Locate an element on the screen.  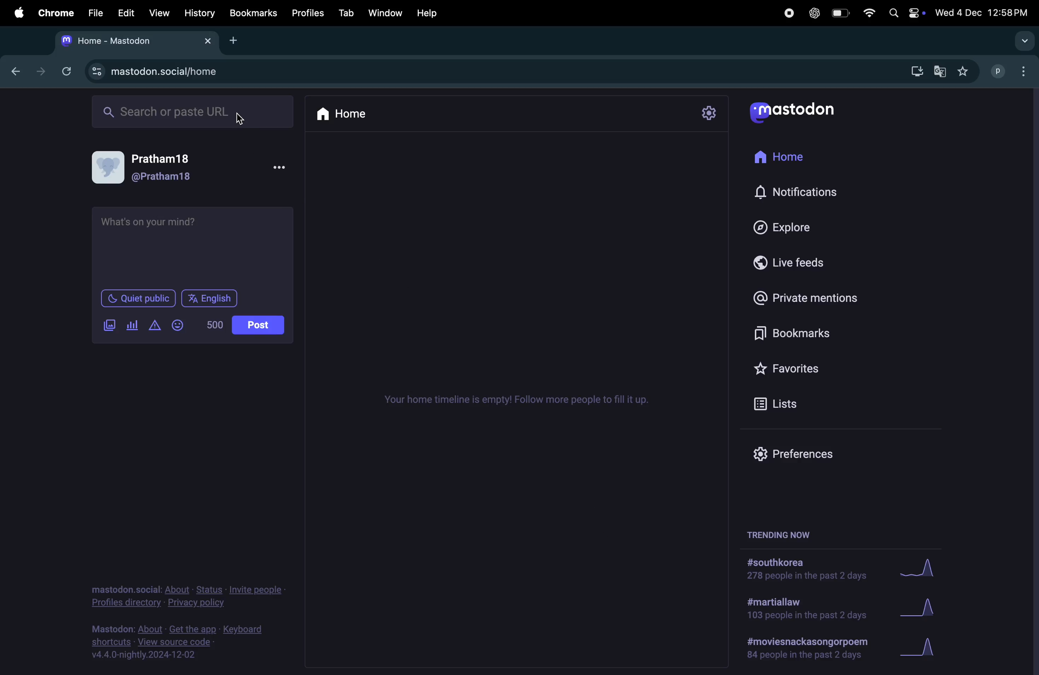
trending now is located at coordinates (777, 534).